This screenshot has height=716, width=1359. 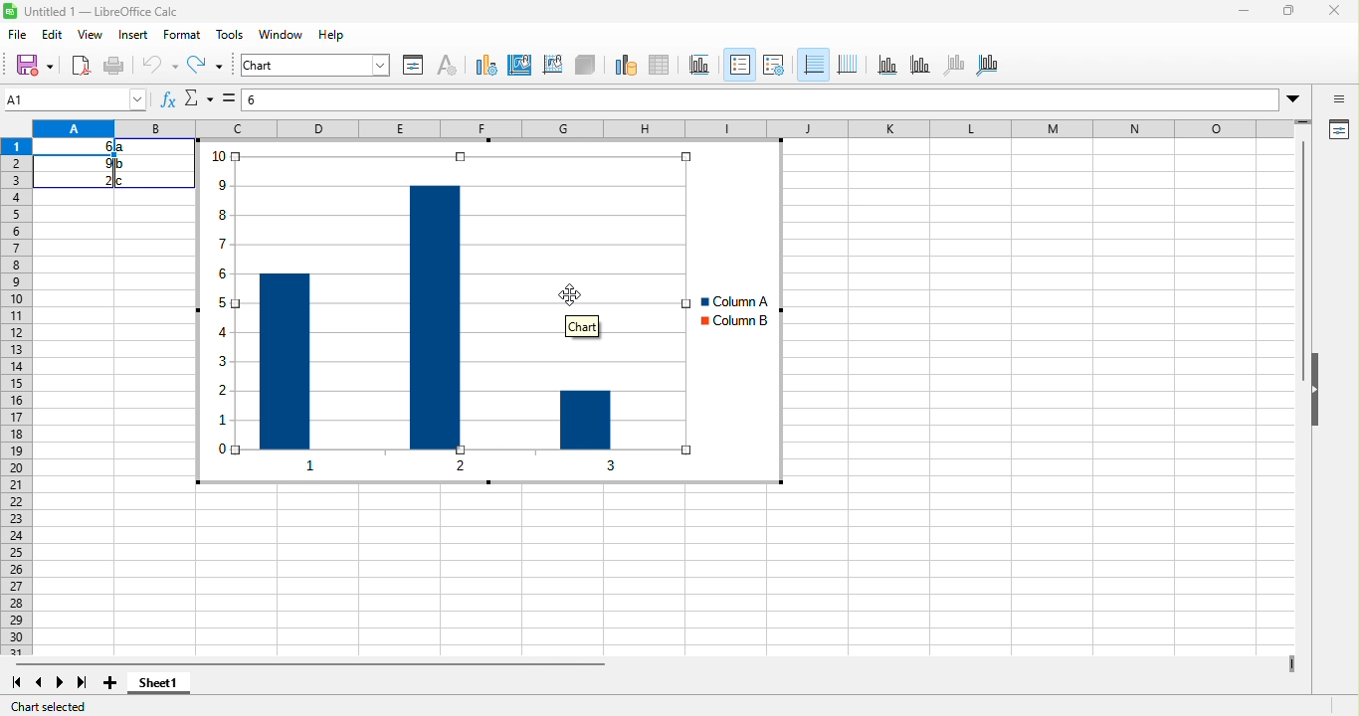 What do you see at coordinates (1287, 12) in the screenshot?
I see `maximize` at bounding box center [1287, 12].